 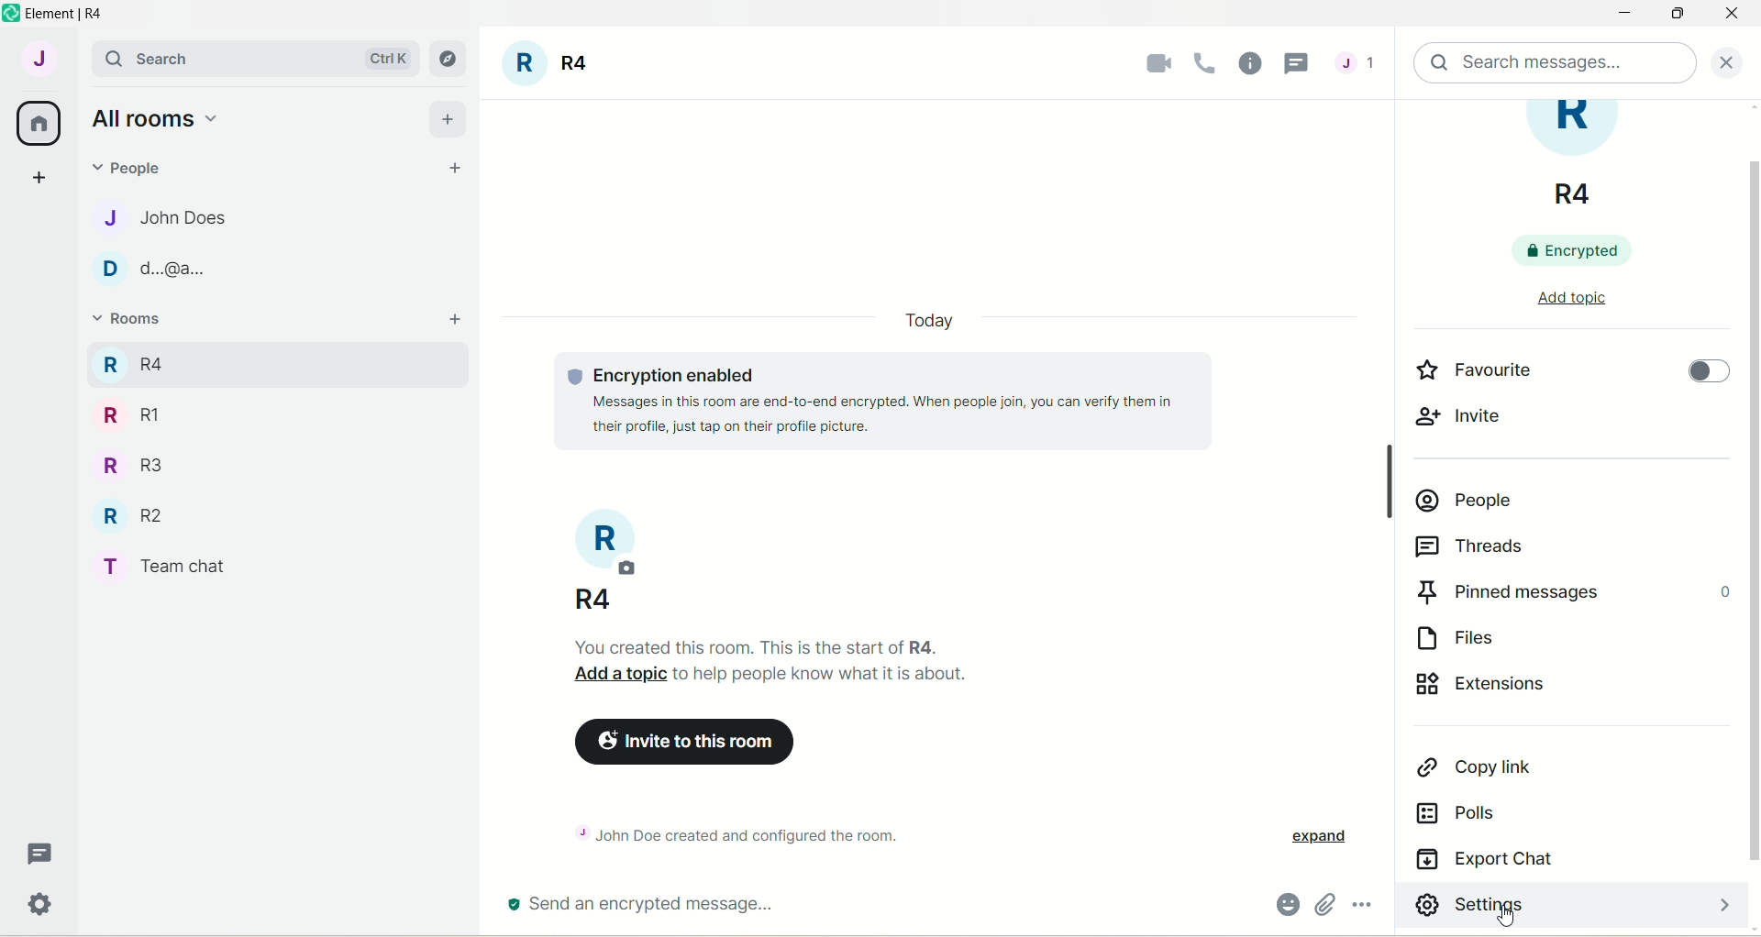 What do you see at coordinates (1154, 63) in the screenshot?
I see `video call` at bounding box center [1154, 63].